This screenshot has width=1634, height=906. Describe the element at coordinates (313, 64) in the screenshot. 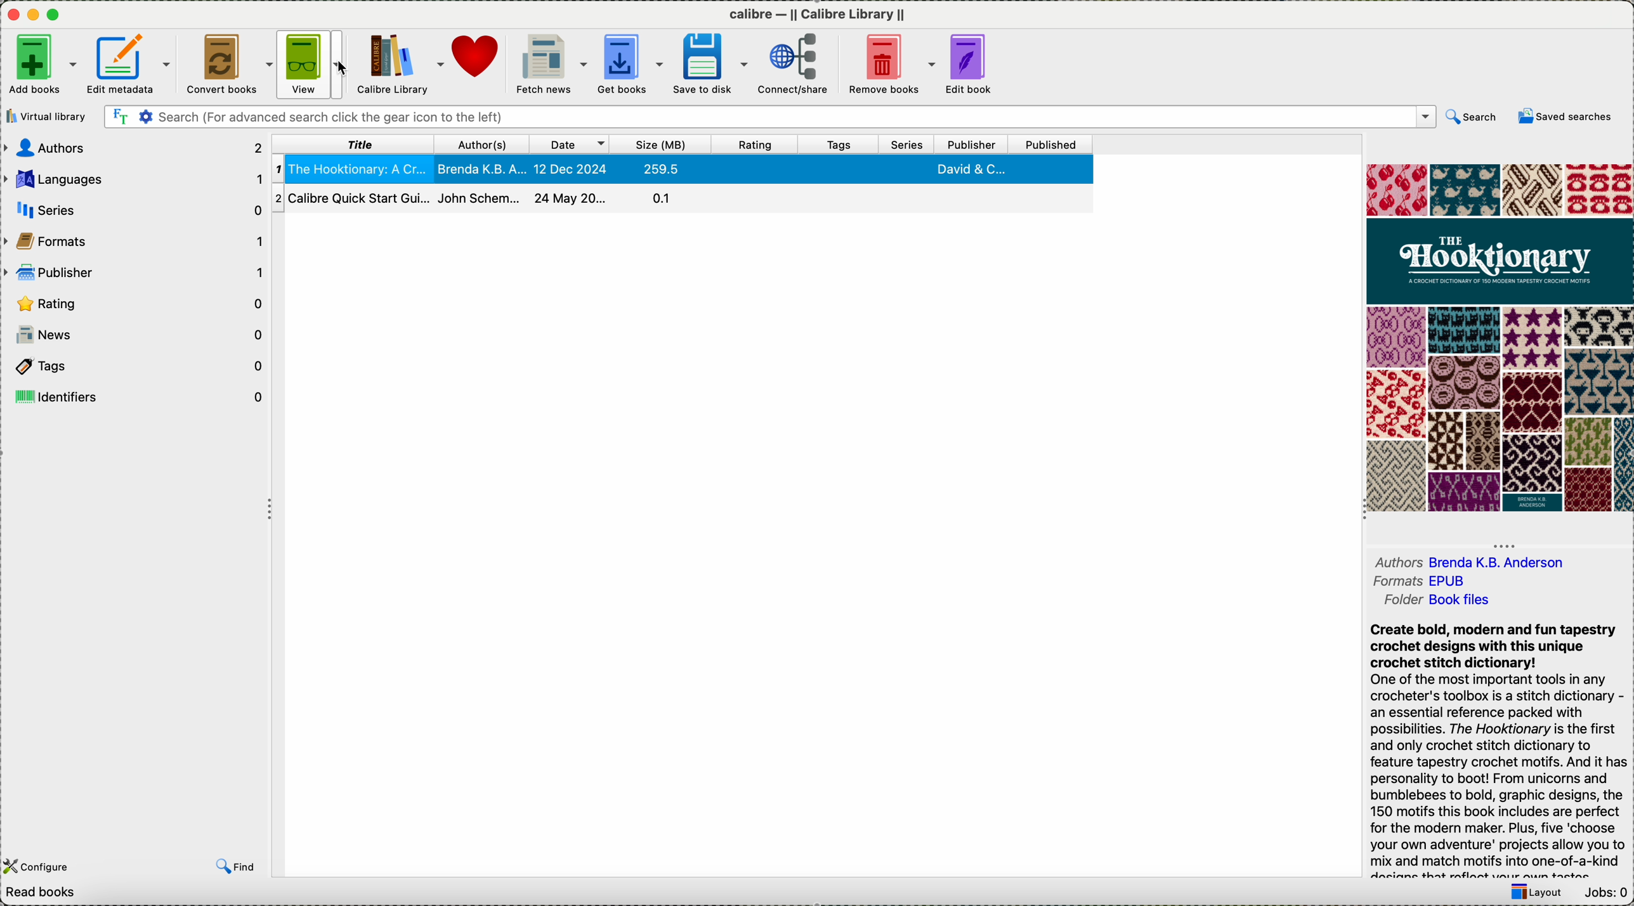

I see `click on view options` at that location.